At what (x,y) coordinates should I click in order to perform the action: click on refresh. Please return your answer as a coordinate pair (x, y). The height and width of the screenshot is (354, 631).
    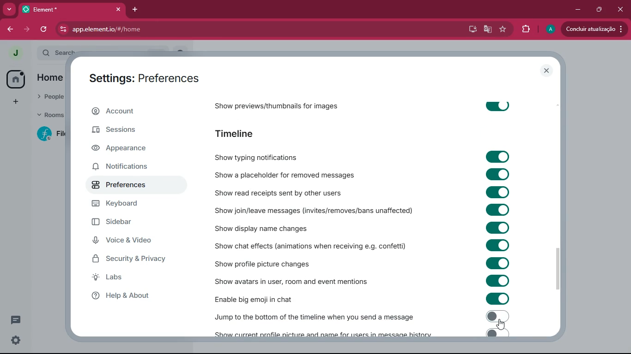
    Looking at the image, I should click on (42, 30).